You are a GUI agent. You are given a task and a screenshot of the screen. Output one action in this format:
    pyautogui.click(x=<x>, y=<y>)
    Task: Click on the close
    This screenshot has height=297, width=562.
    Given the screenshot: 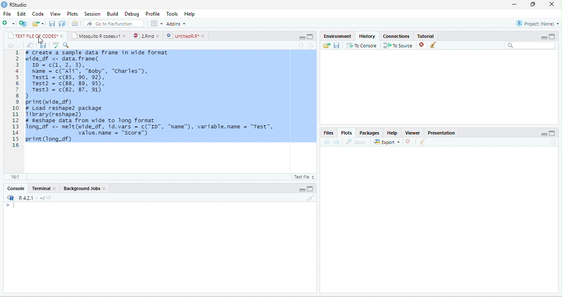 What is the action you would take?
    pyautogui.click(x=63, y=36)
    